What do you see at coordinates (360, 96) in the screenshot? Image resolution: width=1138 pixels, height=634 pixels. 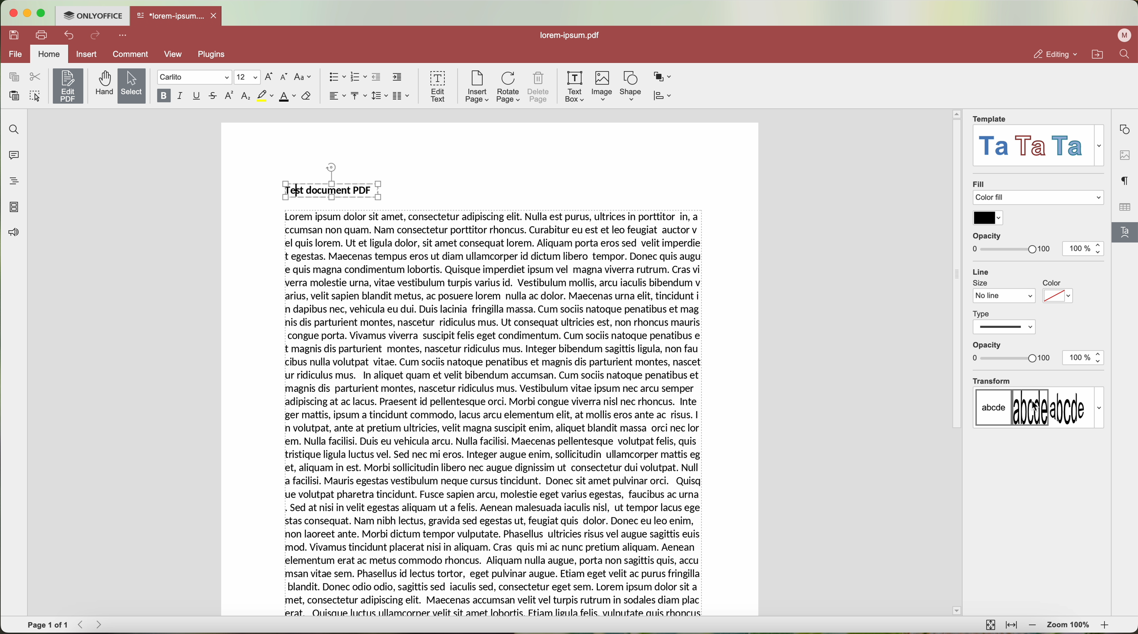 I see `vertical align` at bounding box center [360, 96].